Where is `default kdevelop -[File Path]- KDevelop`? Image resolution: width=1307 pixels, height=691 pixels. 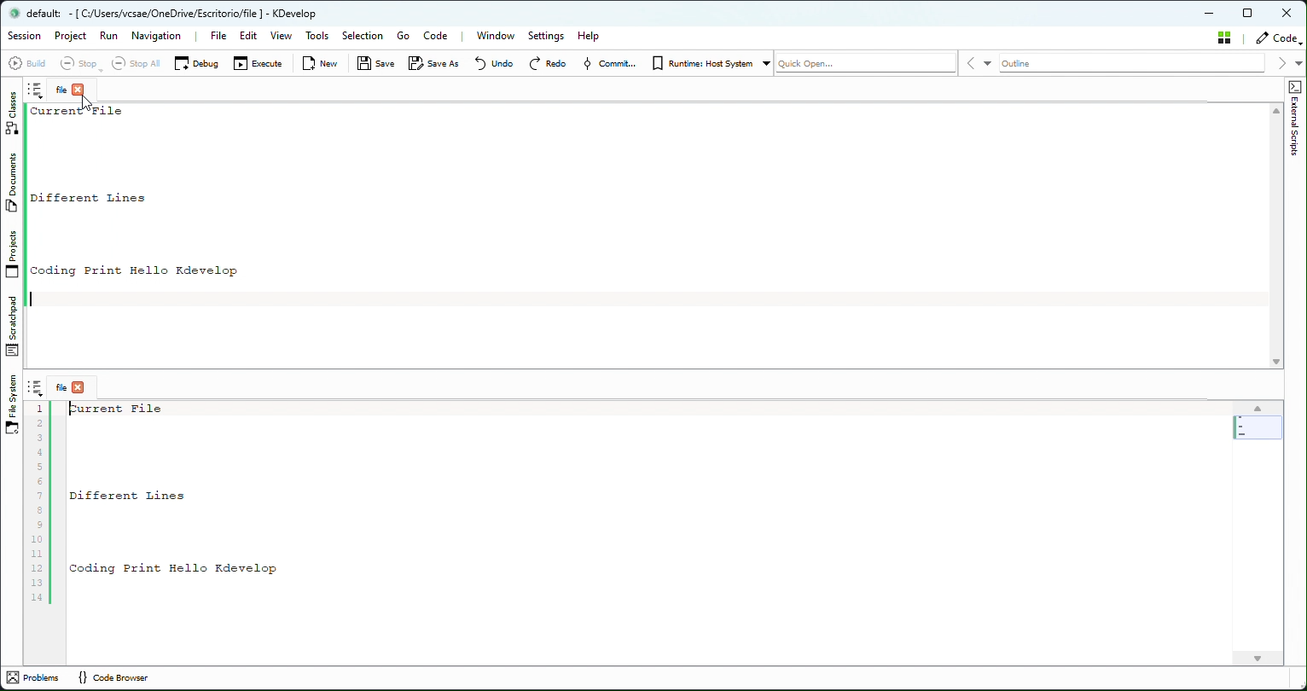 default kdevelop -[File Path]- KDevelop is located at coordinates (184, 13).